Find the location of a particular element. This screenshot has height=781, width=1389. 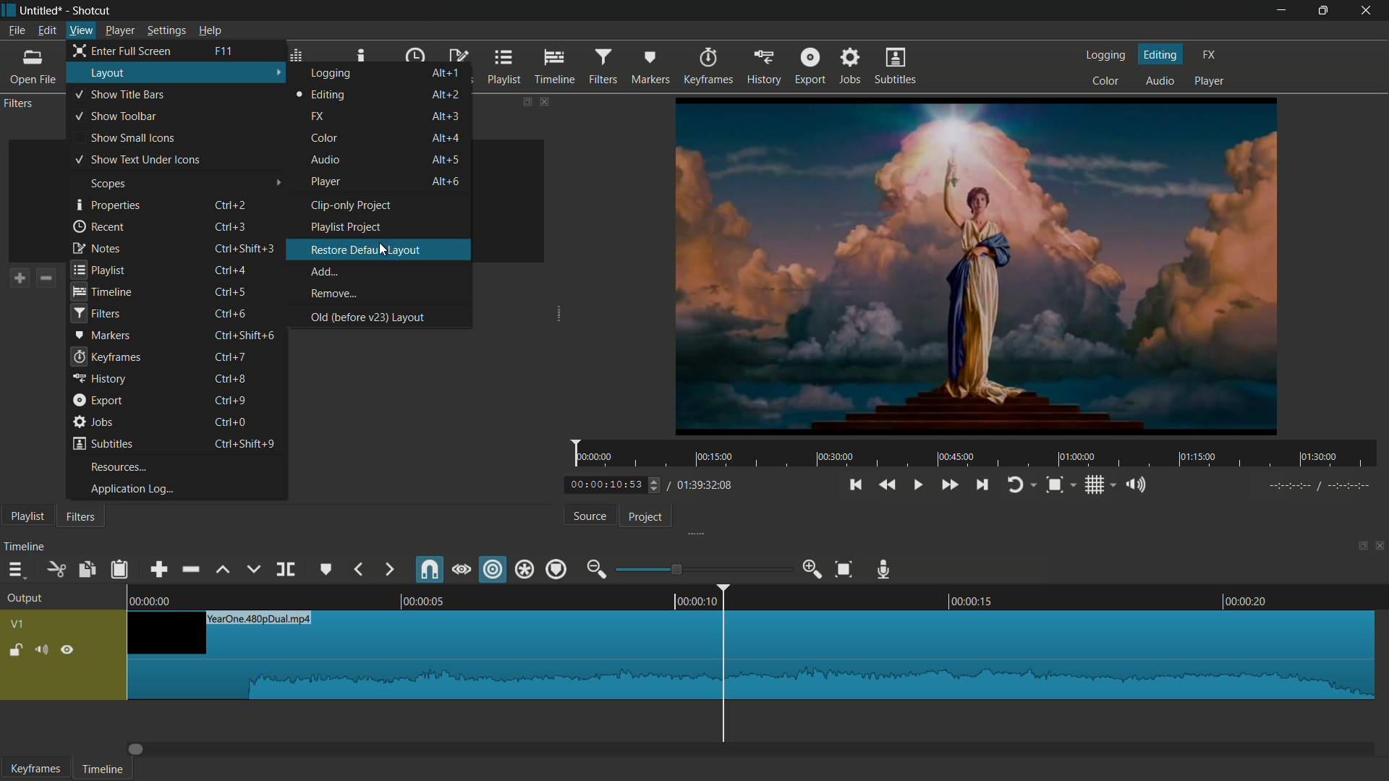

adjustment bar is located at coordinates (702, 569).